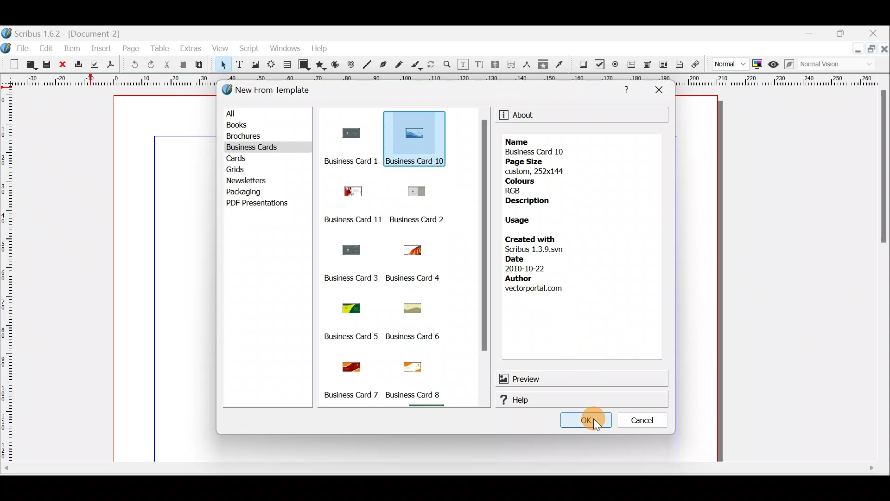  Describe the element at coordinates (287, 50) in the screenshot. I see `Windows` at that location.